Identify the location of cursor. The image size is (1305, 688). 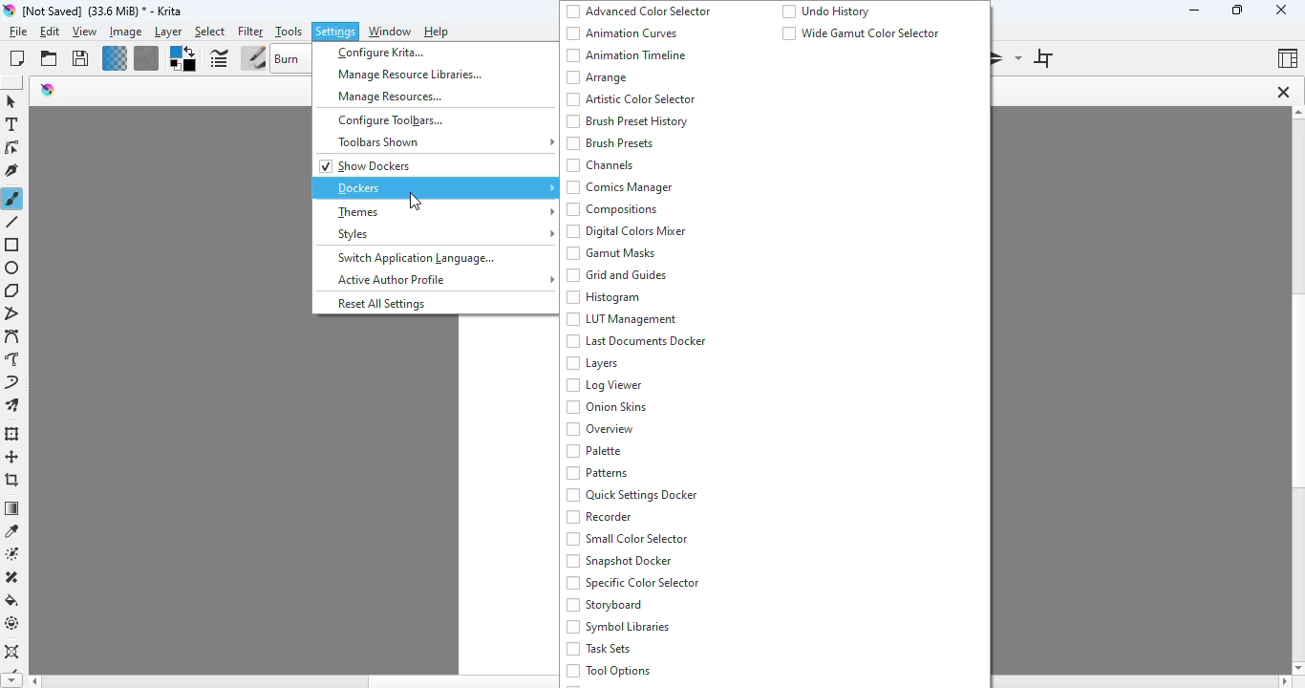
(416, 202).